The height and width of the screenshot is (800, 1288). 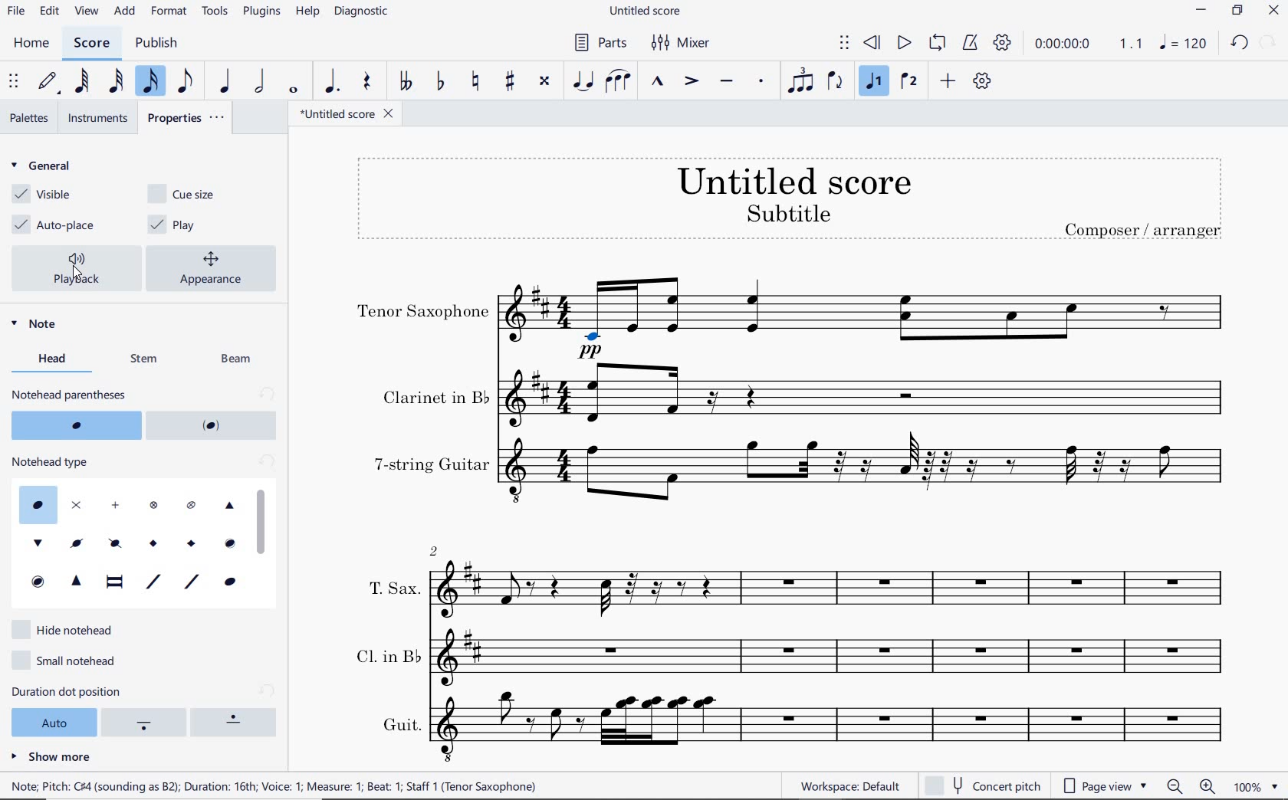 What do you see at coordinates (1087, 45) in the screenshot?
I see `PLAY TIME` at bounding box center [1087, 45].